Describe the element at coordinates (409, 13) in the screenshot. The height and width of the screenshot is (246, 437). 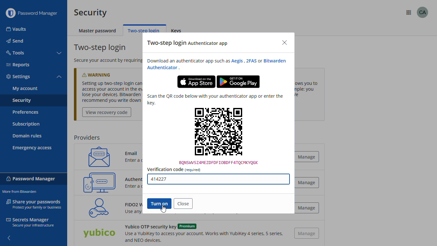
I see `more from bitwarden` at that location.